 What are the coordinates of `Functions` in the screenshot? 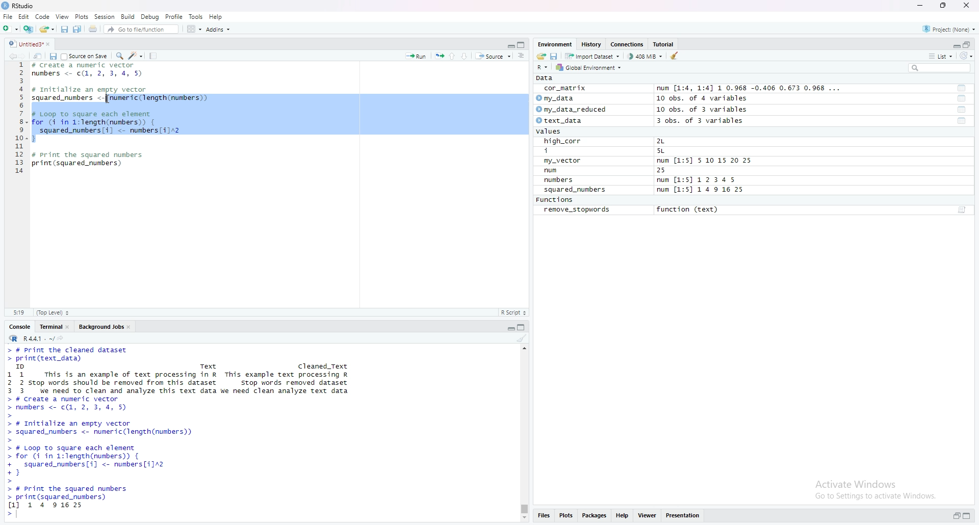 It's located at (556, 200).